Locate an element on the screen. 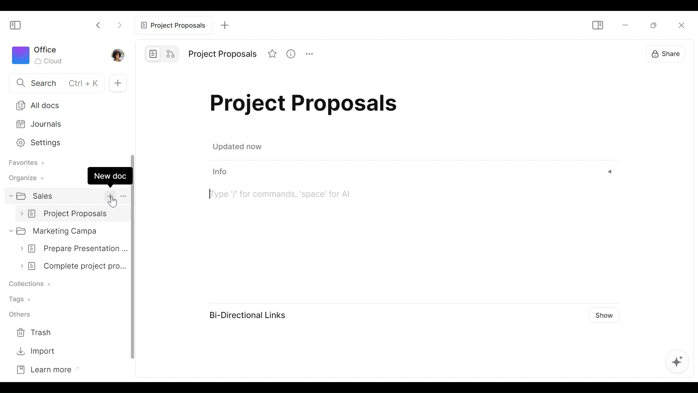 The height and width of the screenshot is (393, 698). info is located at coordinates (414, 171).